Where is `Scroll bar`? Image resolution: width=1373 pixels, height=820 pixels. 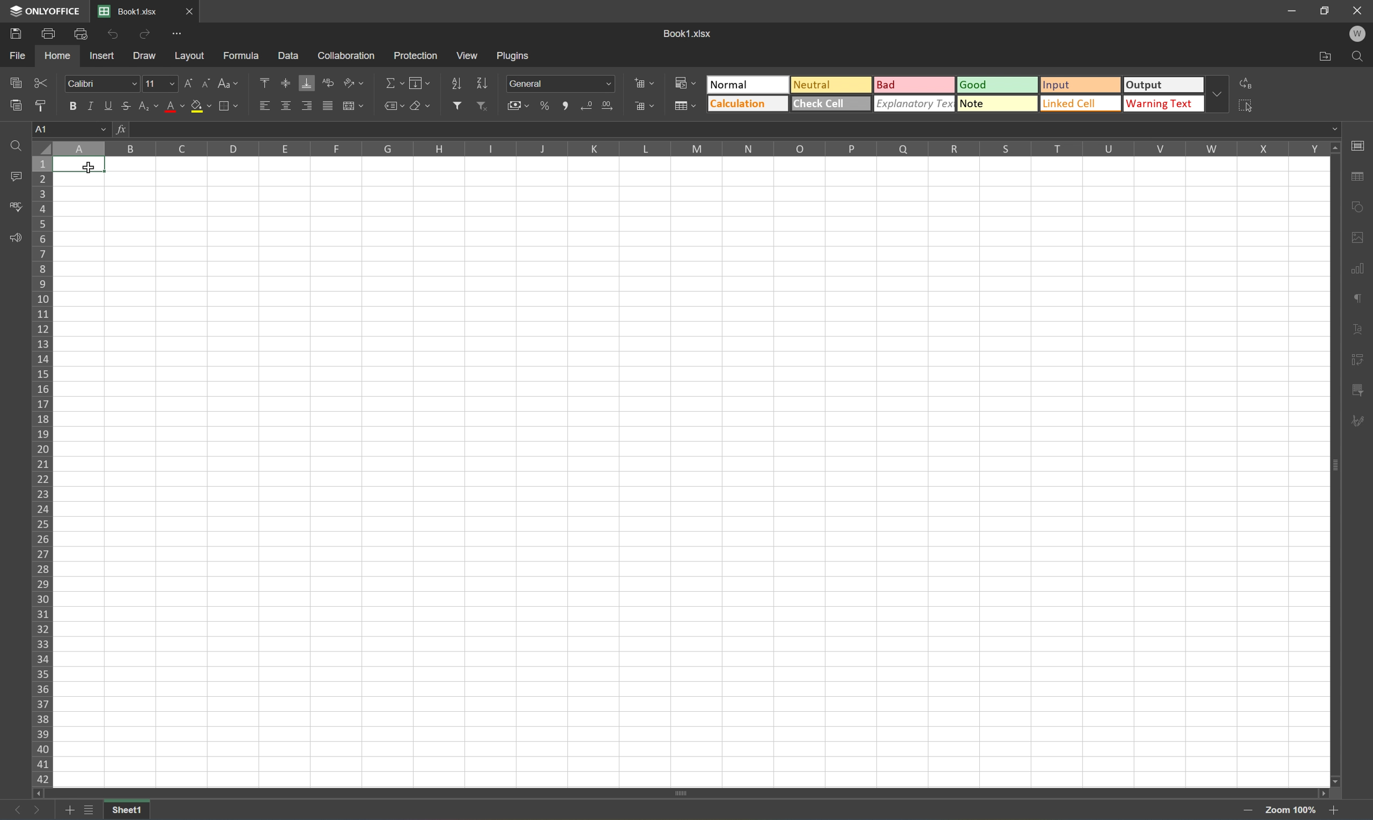
Scroll bar is located at coordinates (1332, 466).